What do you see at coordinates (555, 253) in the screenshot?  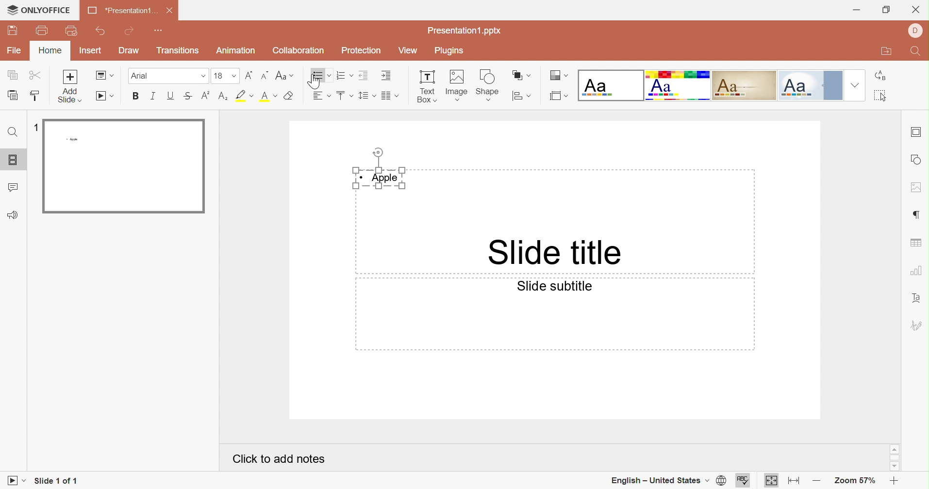 I see `Slide title` at bounding box center [555, 253].